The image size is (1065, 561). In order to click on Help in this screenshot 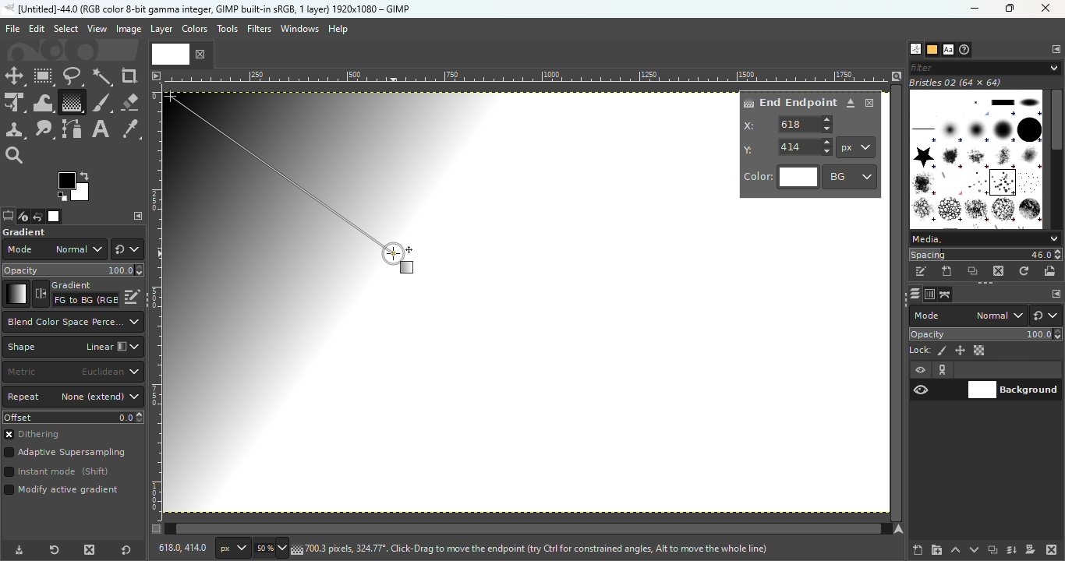, I will do `click(340, 29)`.